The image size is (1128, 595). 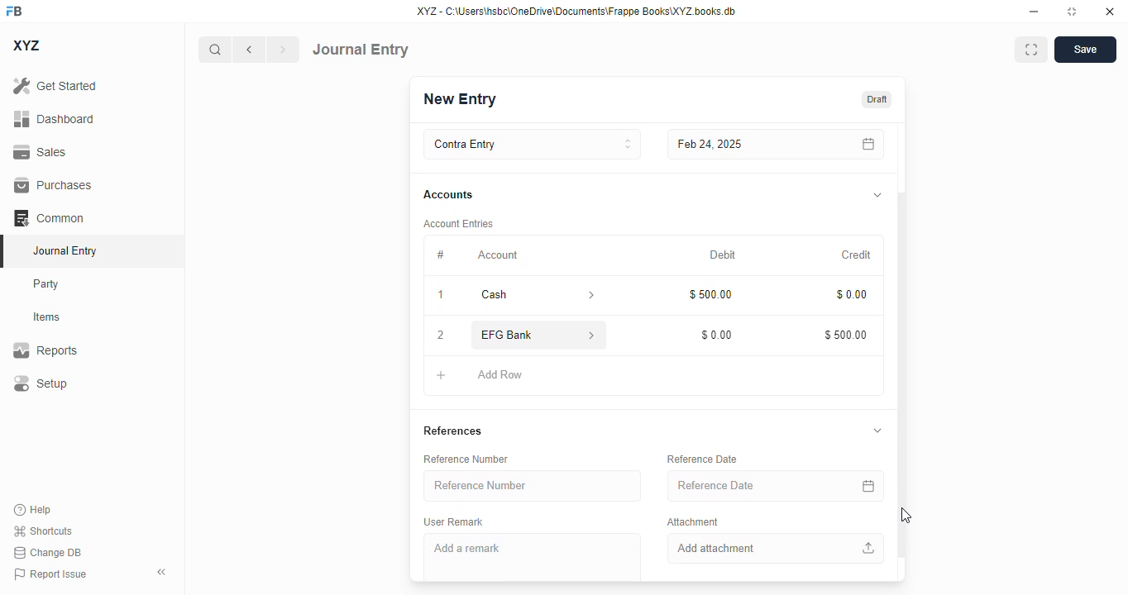 What do you see at coordinates (901, 352) in the screenshot?
I see `vertical scroll bar` at bounding box center [901, 352].